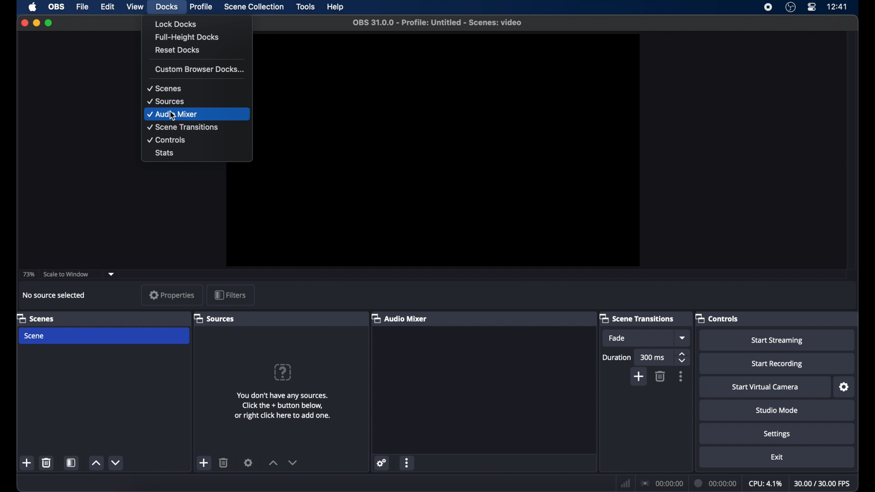 The width and height of the screenshot is (875, 492). I want to click on preview, so click(452, 150).